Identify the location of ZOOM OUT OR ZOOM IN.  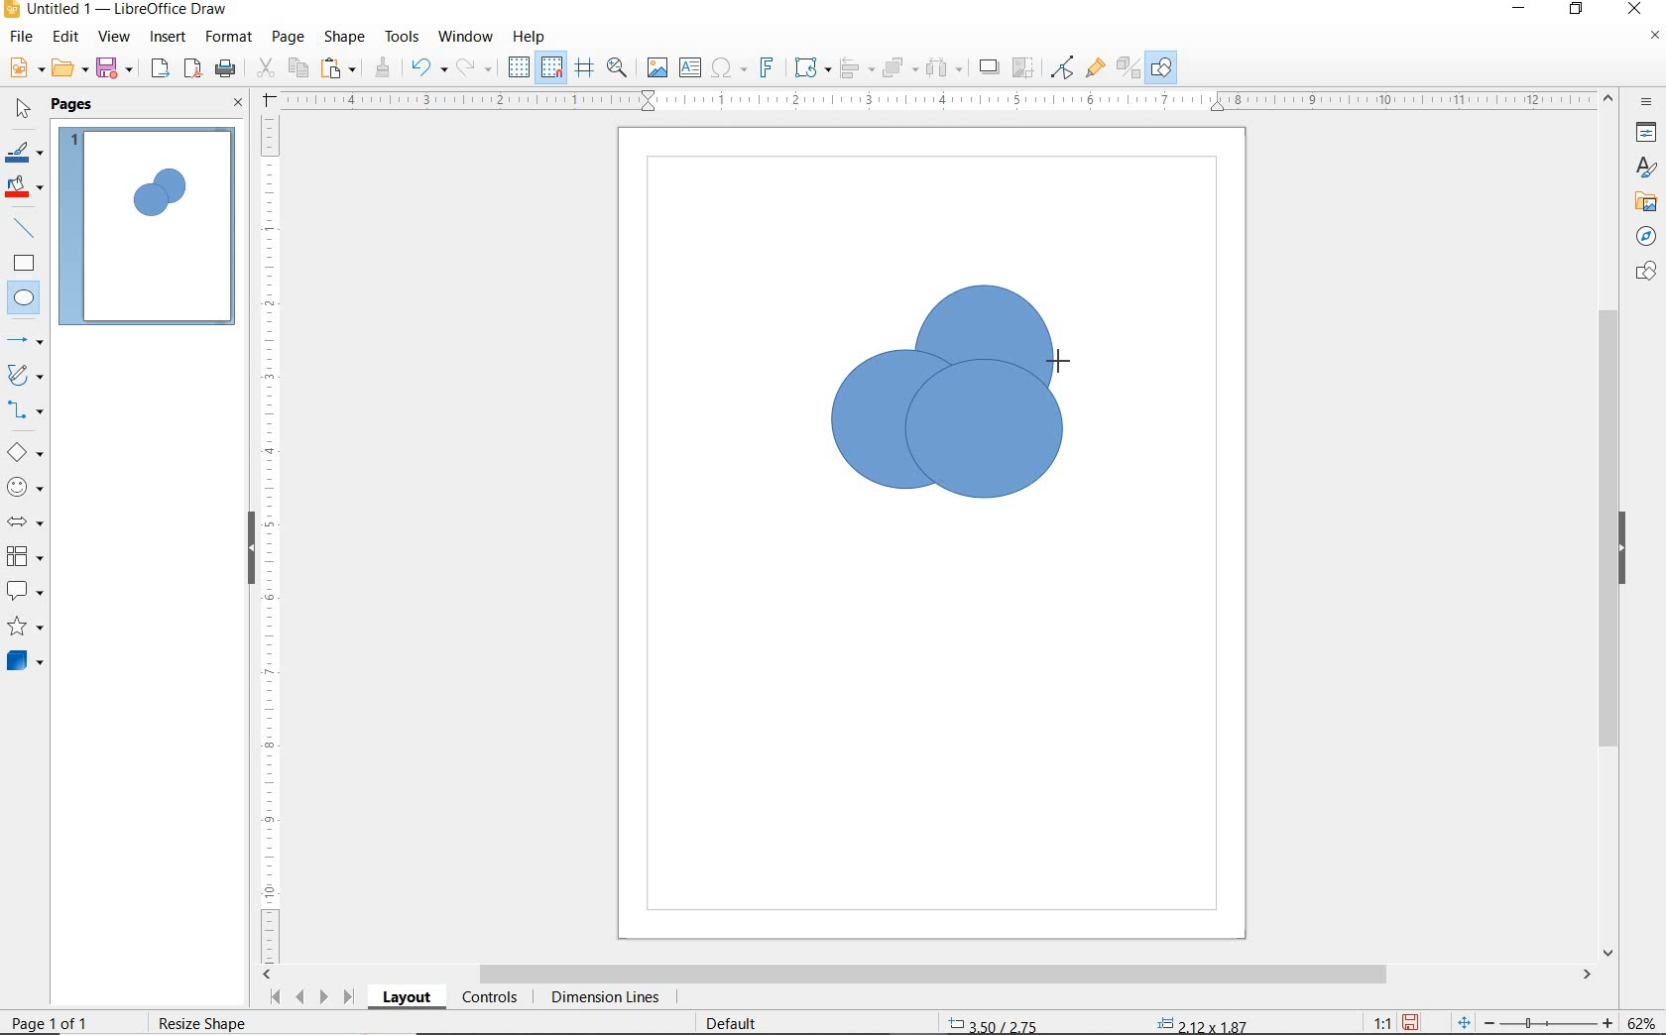
(1535, 1023).